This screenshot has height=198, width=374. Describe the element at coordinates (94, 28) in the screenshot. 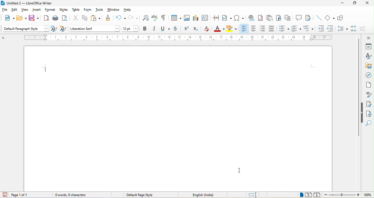

I see `font name` at that location.